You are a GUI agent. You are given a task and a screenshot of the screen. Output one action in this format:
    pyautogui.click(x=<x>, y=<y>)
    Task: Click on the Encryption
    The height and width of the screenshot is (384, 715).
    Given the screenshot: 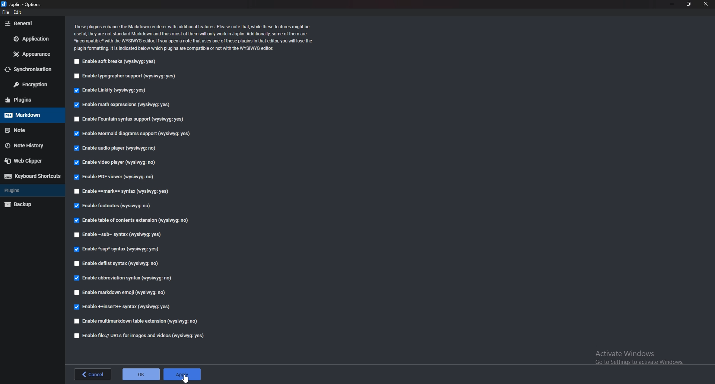 What is the action you would take?
    pyautogui.click(x=32, y=84)
    